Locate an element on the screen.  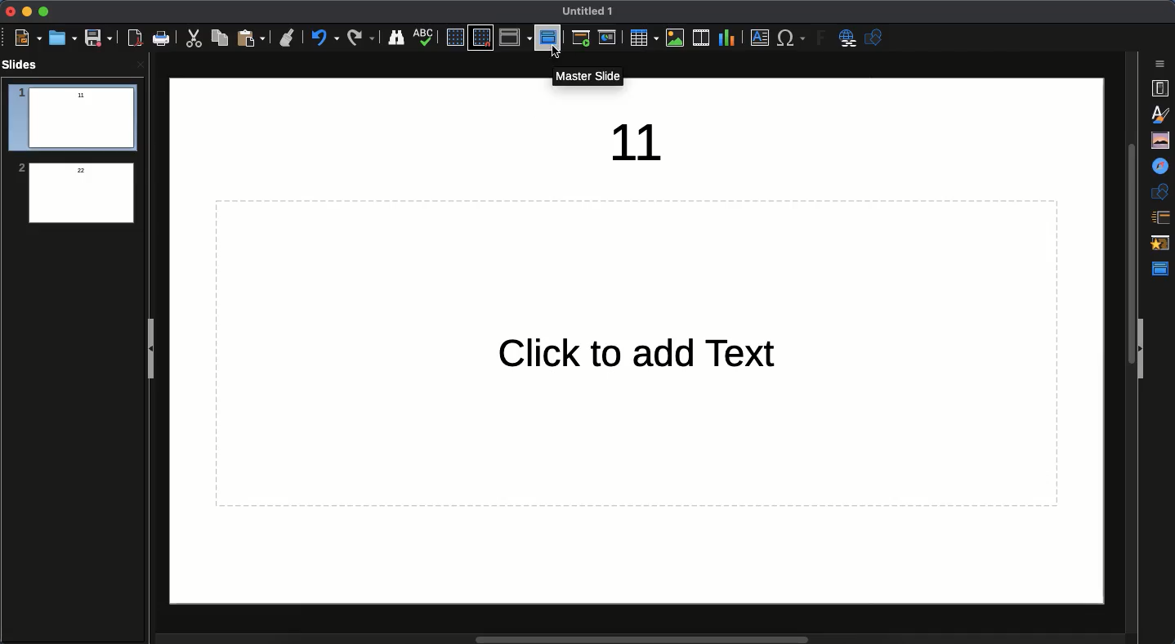
Redo is located at coordinates (361, 38).